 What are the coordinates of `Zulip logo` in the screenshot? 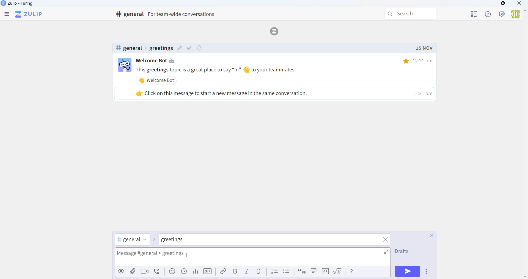 It's located at (30, 14).